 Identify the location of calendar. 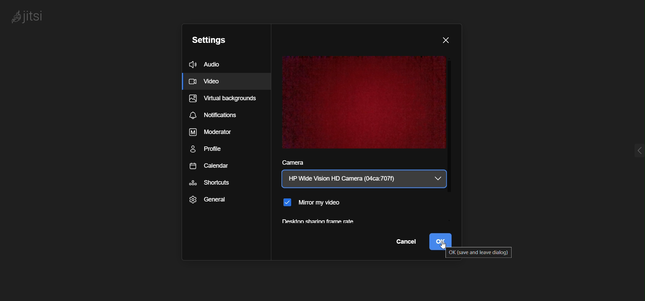
(211, 167).